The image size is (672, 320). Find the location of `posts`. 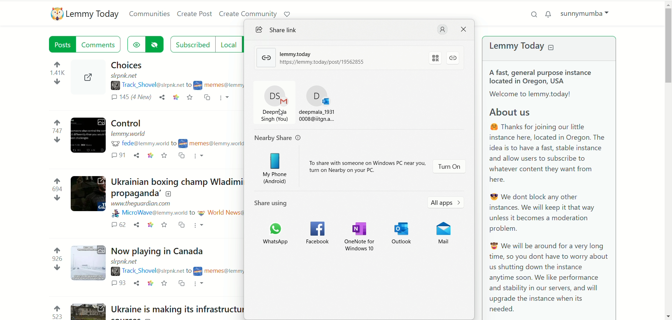

posts is located at coordinates (63, 44).